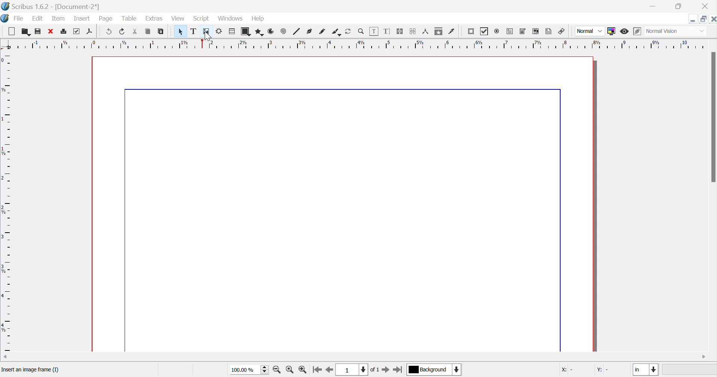  I want to click on go to first page, so click(318, 370).